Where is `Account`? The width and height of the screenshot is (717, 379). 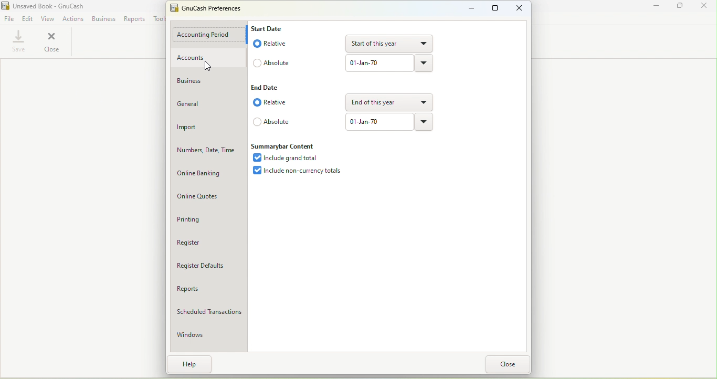
Account is located at coordinates (209, 58).